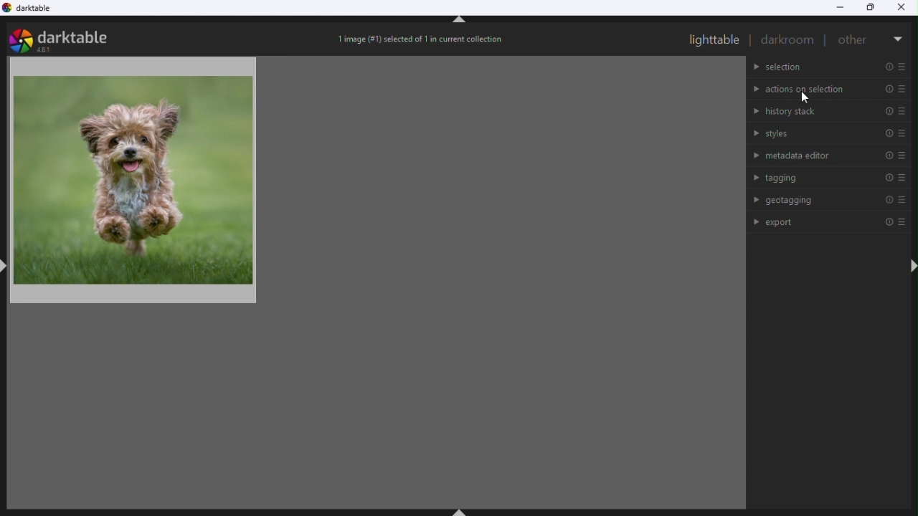  What do you see at coordinates (912, 267) in the screenshot?
I see `shift+ctrl+r` at bounding box center [912, 267].